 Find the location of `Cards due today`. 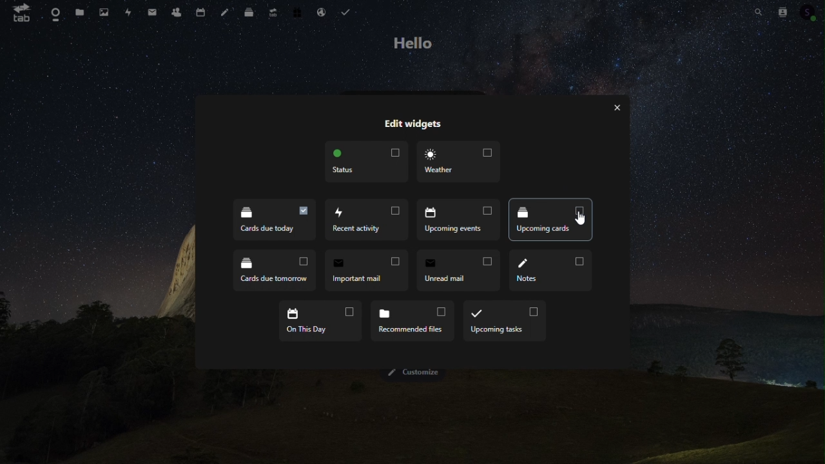

Cards due today is located at coordinates (275, 220).